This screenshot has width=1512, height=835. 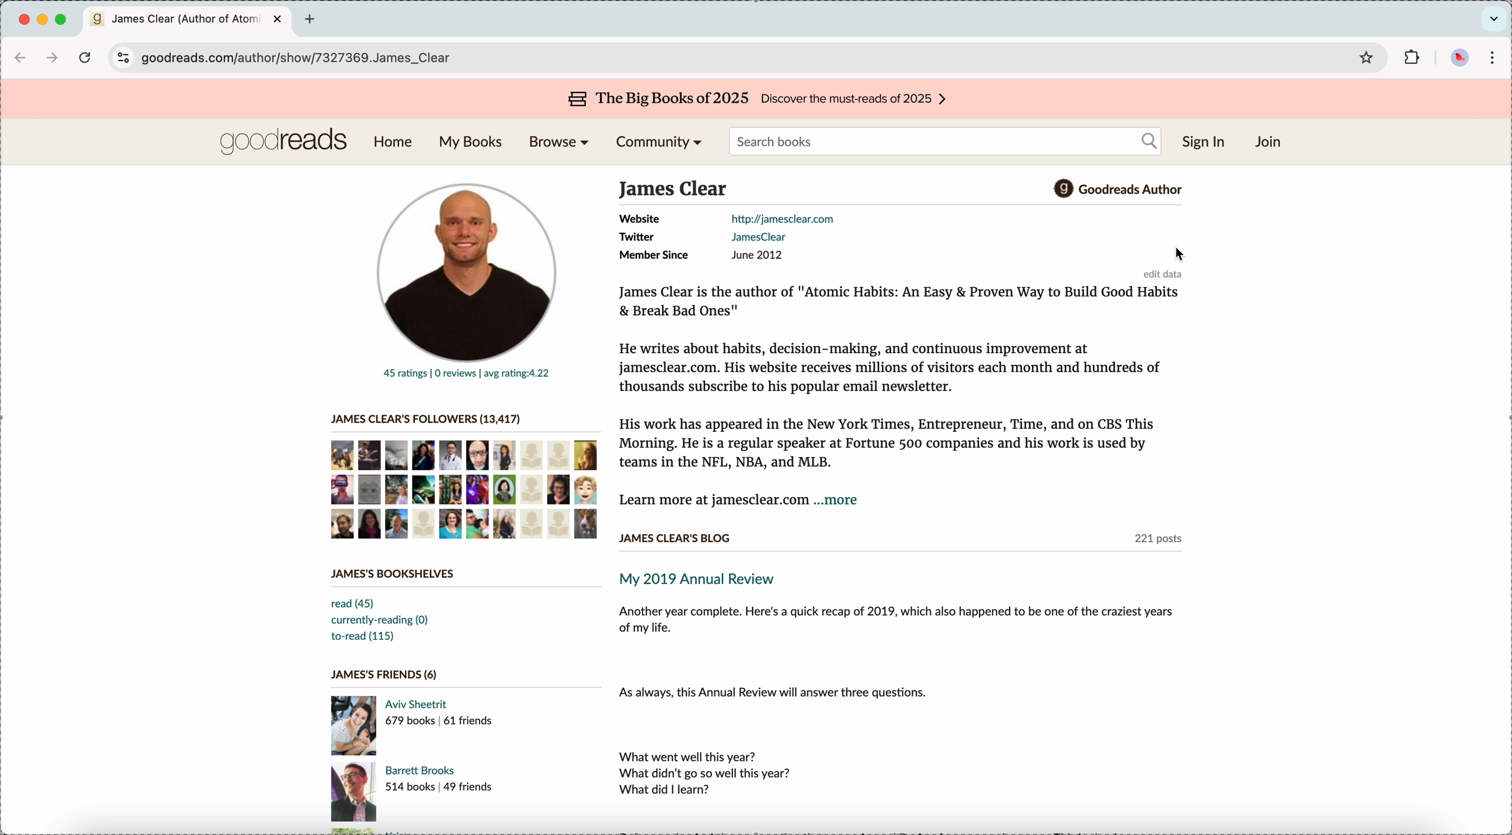 What do you see at coordinates (467, 374) in the screenshot?
I see `45 ratings | 0 review | avg rating:4.22` at bounding box center [467, 374].